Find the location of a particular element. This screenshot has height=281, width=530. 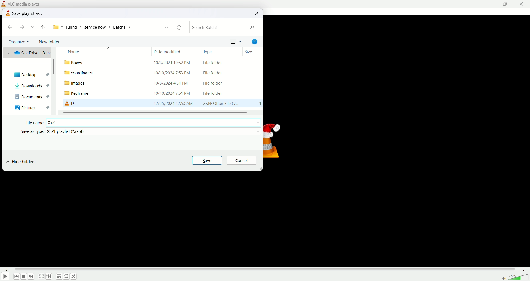

application icon is located at coordinates (5, 4).